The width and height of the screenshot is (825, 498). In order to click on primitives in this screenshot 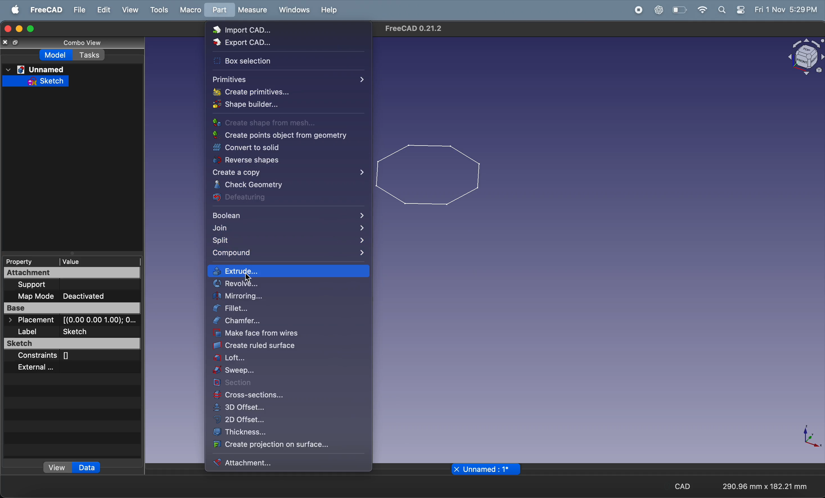, I will do `click(289, 80)`.